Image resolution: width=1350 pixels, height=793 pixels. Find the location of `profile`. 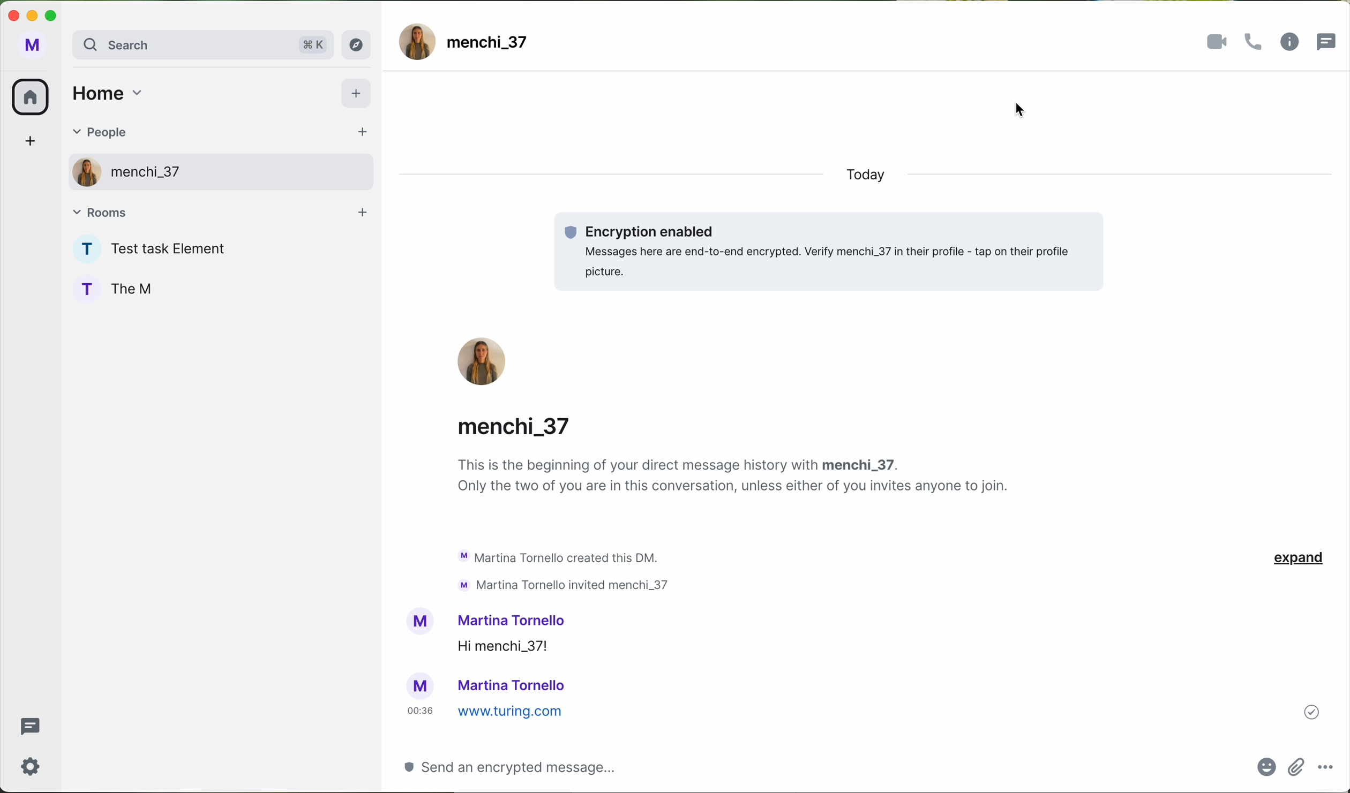

profile is located at coordinates (83, 249).